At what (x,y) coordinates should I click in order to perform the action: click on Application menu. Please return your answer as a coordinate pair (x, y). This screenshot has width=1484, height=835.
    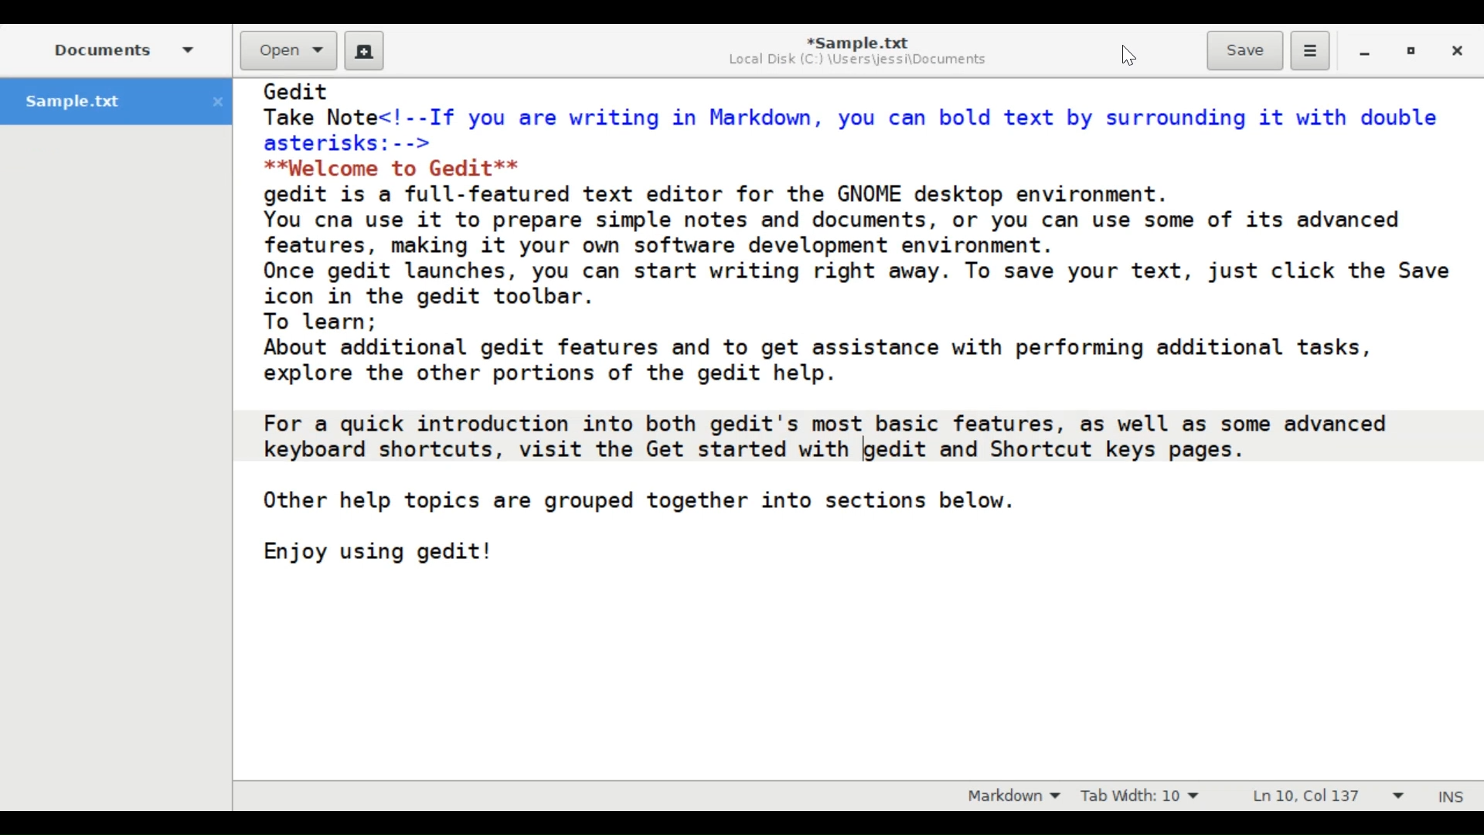
    Looking at the image, I should click on (1311, 50).